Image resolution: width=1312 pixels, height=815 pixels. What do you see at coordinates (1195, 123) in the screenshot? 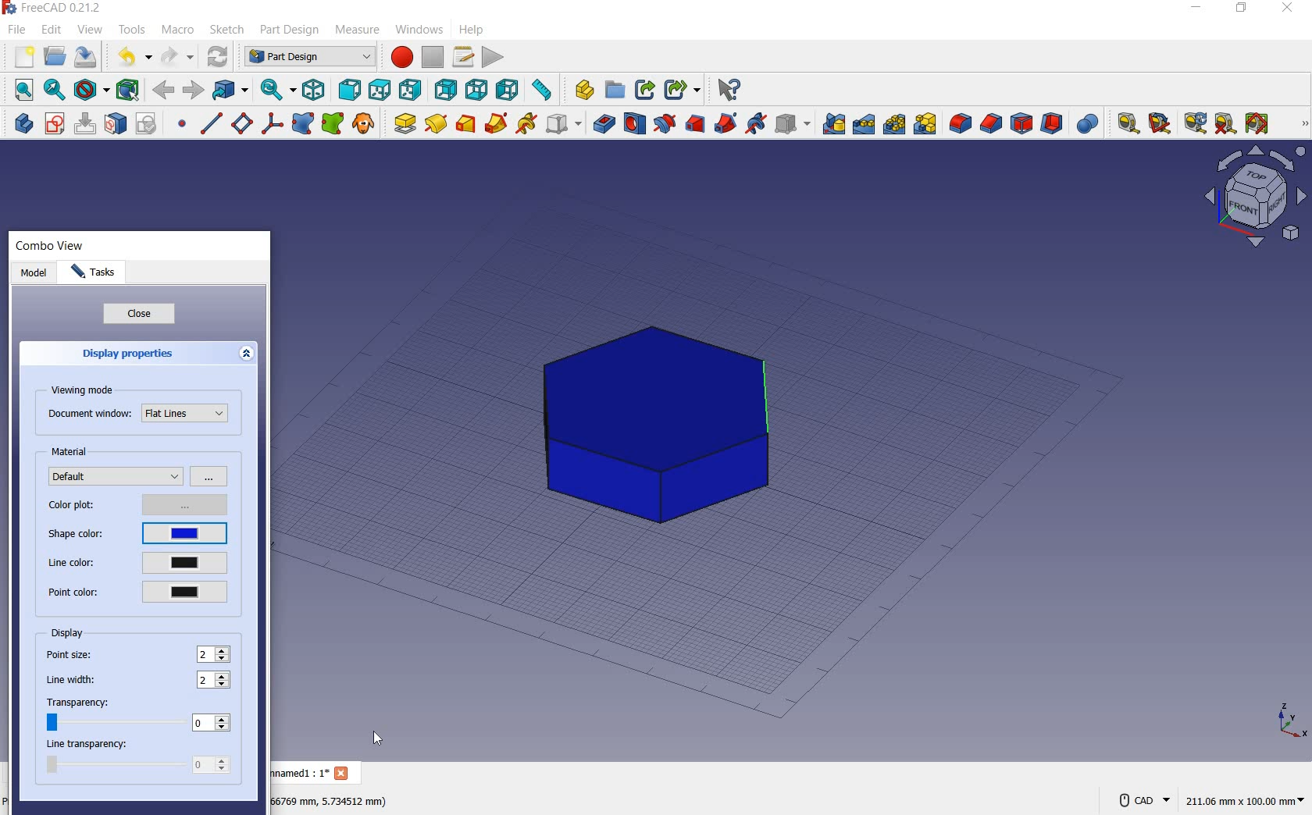
I see `refresh` at bounding box center [1195, 123].